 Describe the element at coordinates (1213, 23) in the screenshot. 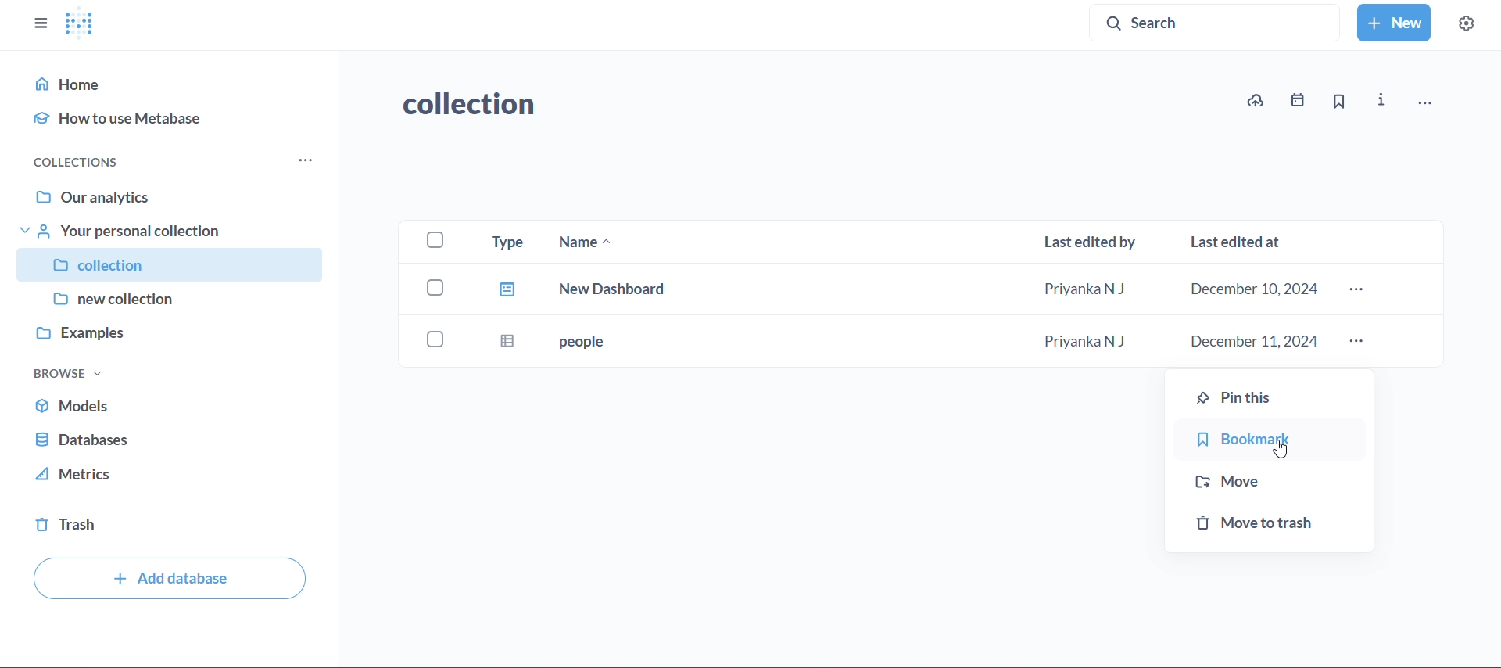

I see `search` at that location.